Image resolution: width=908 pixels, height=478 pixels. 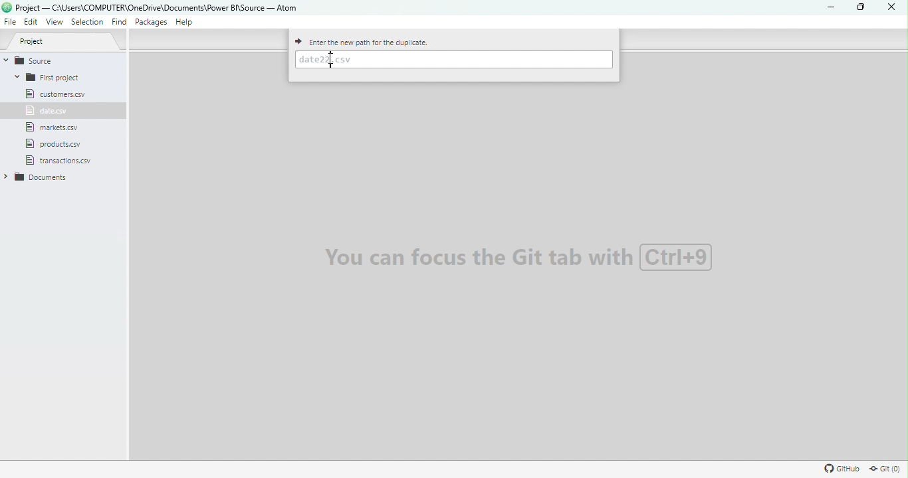 I want to click on Help, so click(x=186, y=24).